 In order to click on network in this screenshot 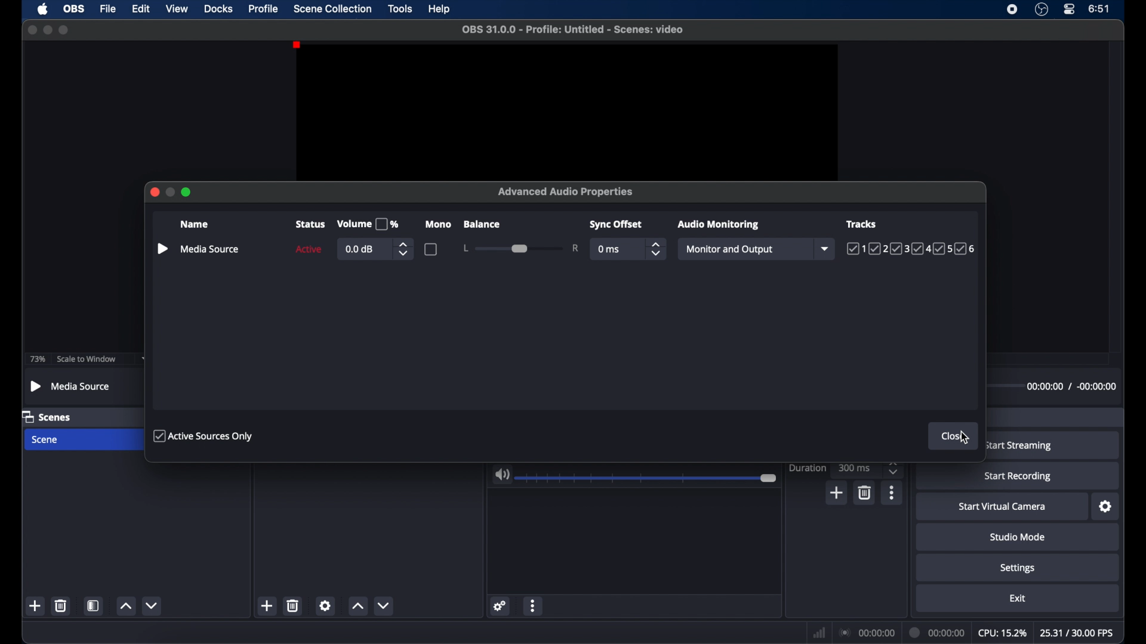, I will do `click(820, 632)`.